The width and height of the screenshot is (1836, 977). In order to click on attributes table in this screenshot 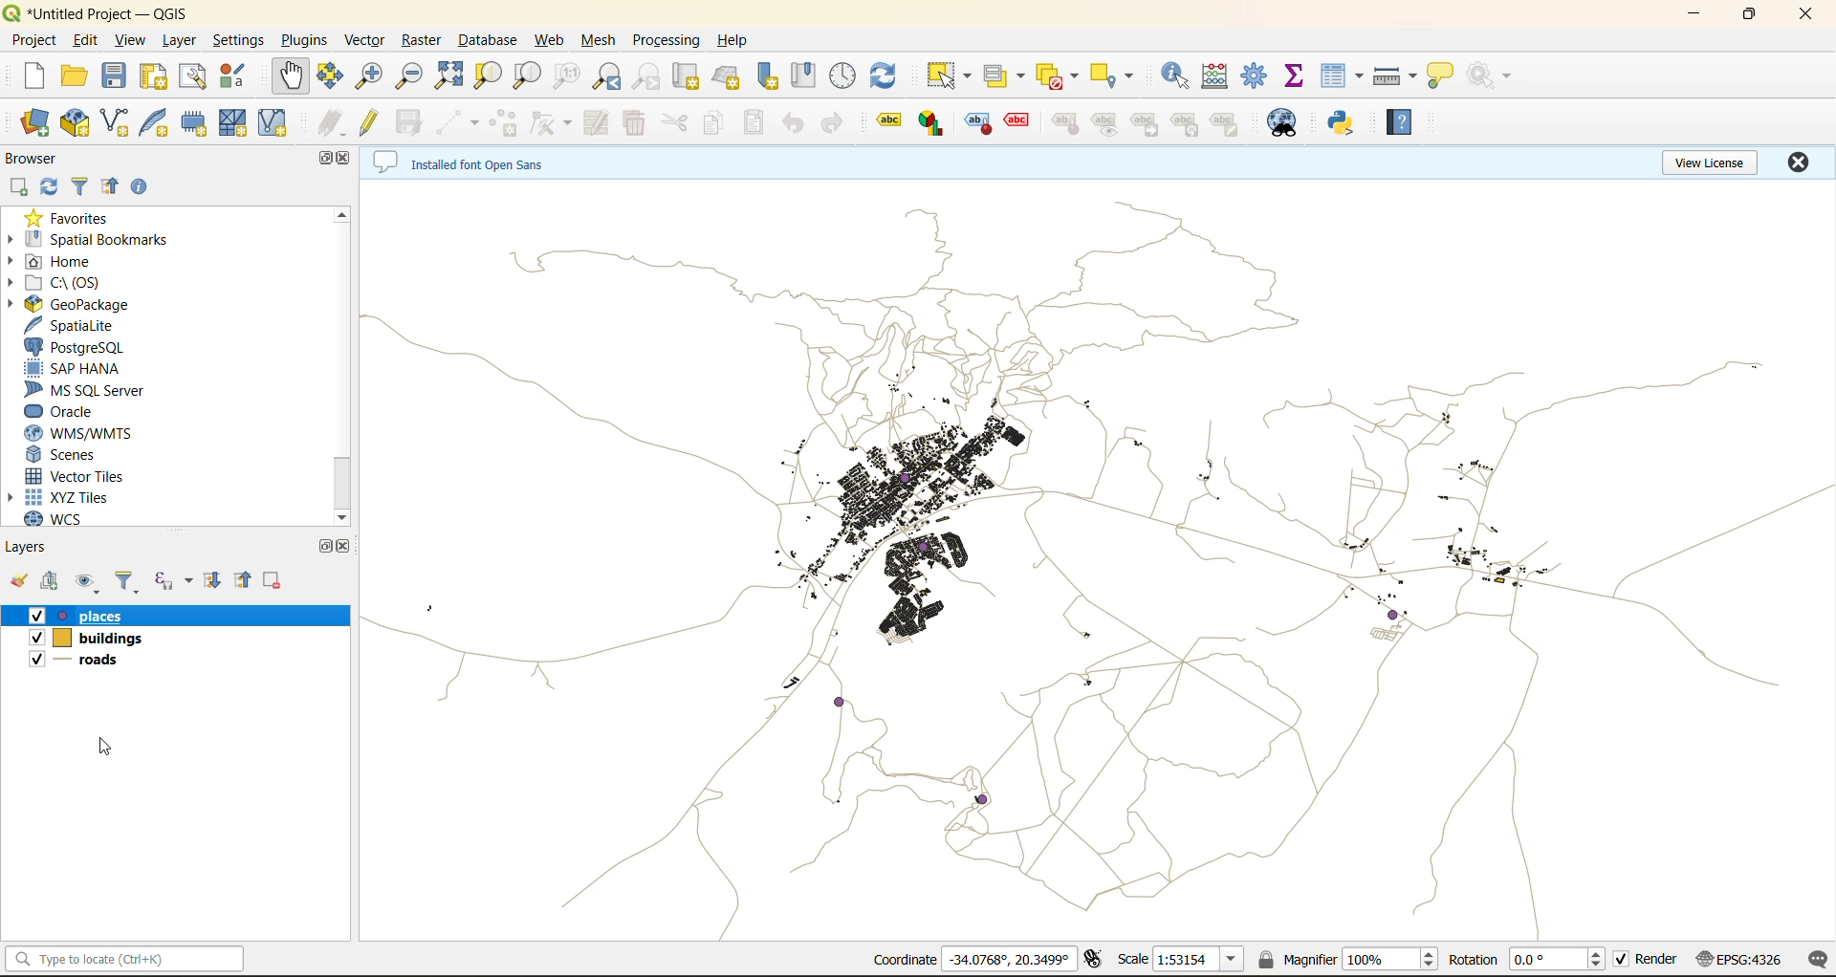, I will do `click(1343, 77)`.